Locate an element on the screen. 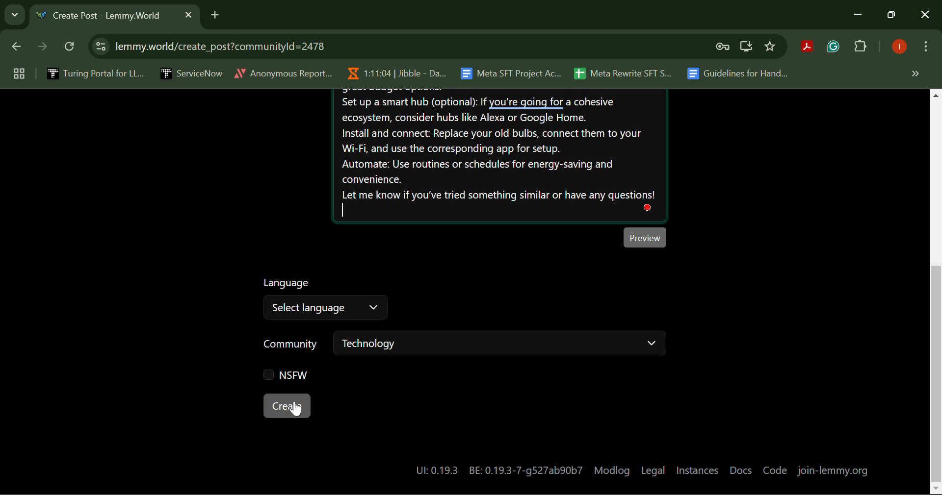 This screenshot has height=495, width=942. Previous Page is located at coordinates (18, 49).